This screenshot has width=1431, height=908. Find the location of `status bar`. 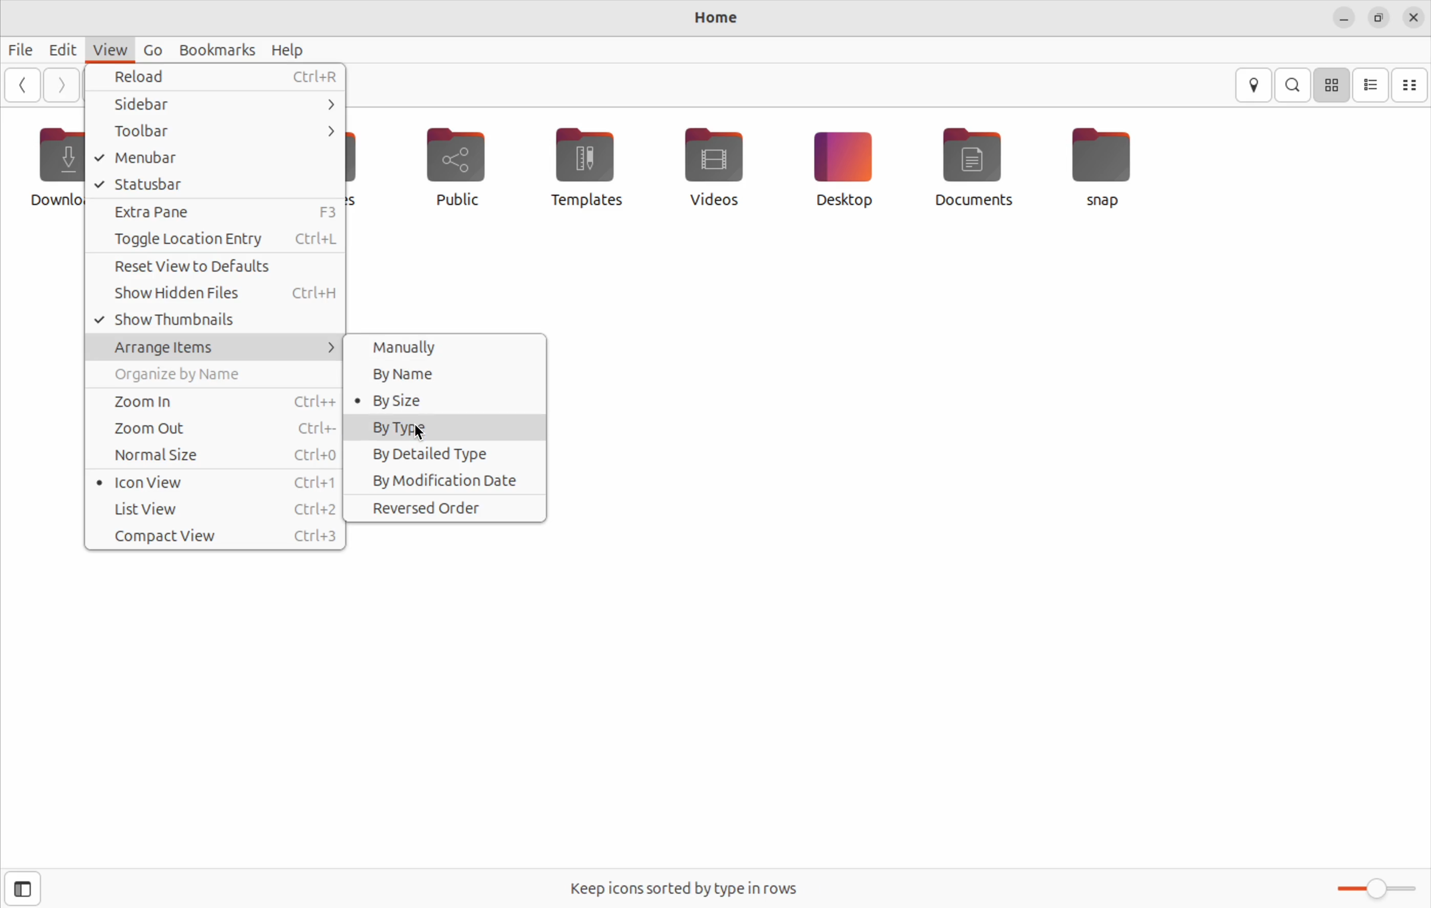

status bar is located at coordinates (216, 183).